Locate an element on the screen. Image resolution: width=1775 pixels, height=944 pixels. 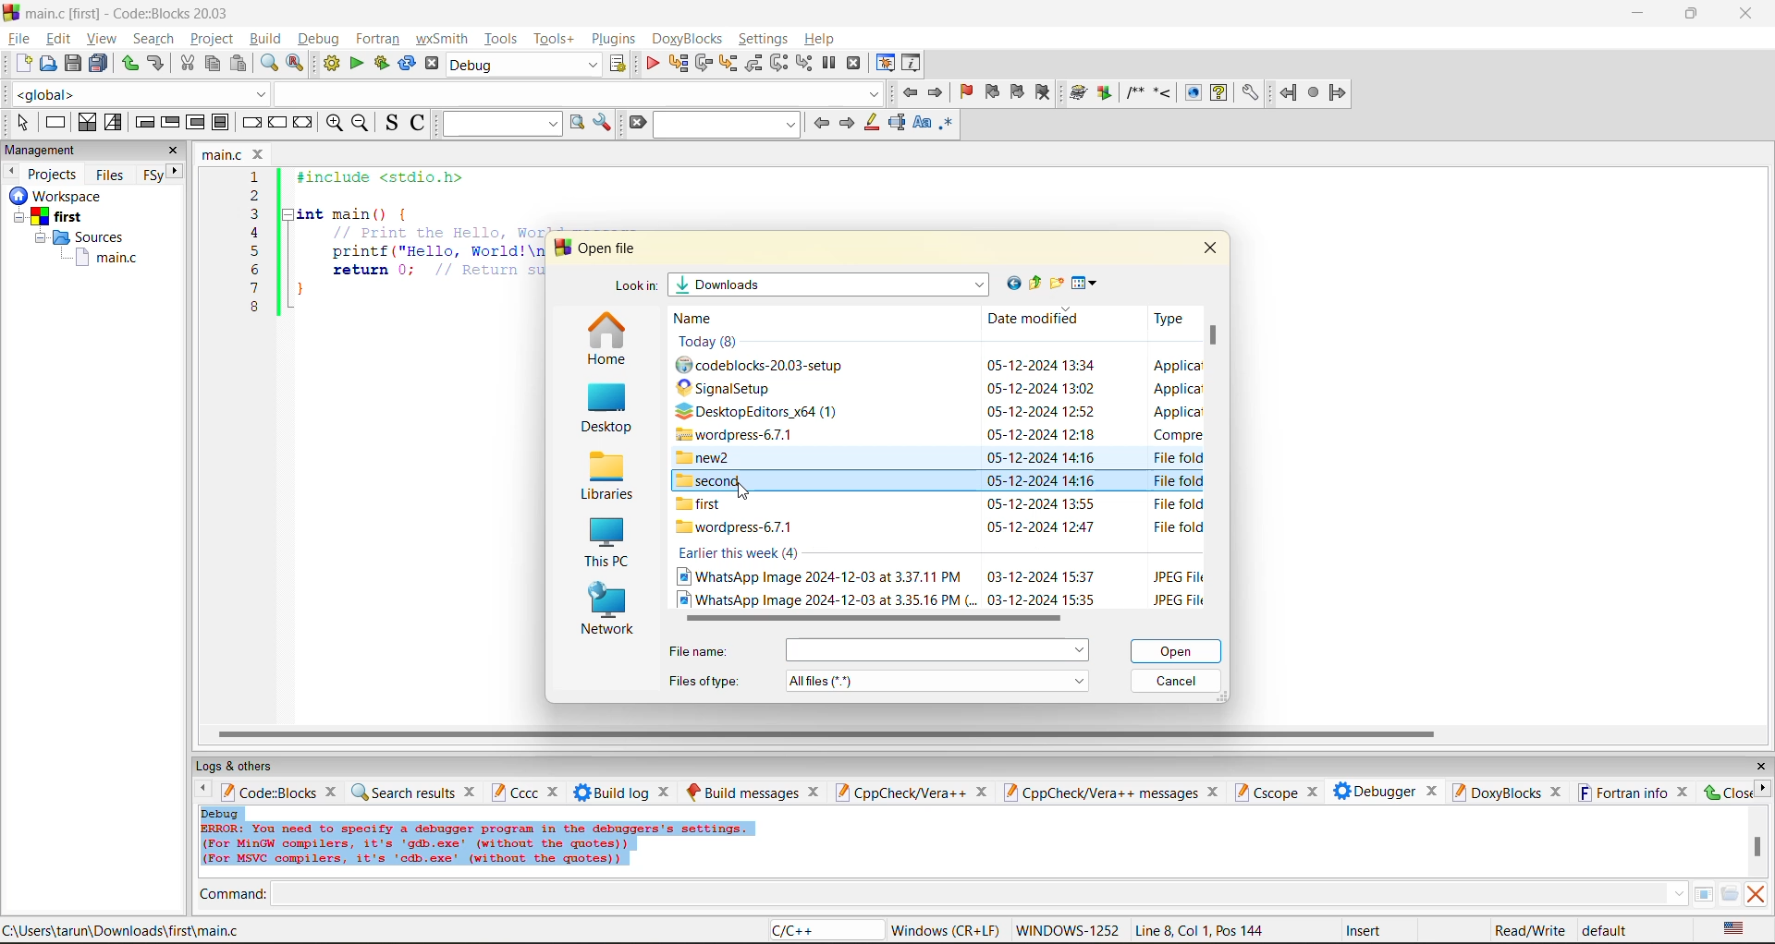
search is located at coordinates (153, 38).